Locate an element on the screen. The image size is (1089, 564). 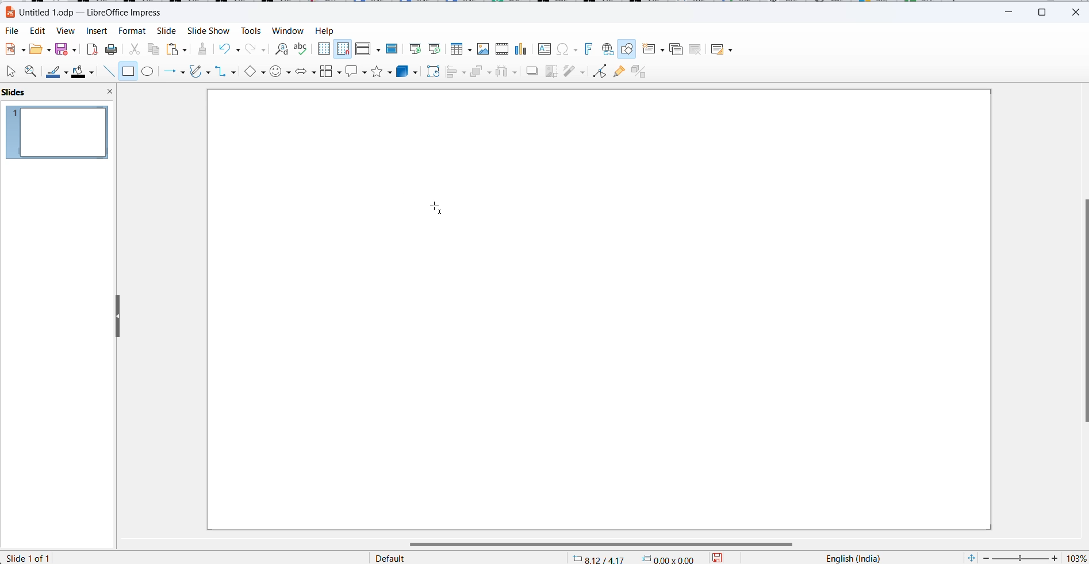
new file is located at coordinates (14, 49).